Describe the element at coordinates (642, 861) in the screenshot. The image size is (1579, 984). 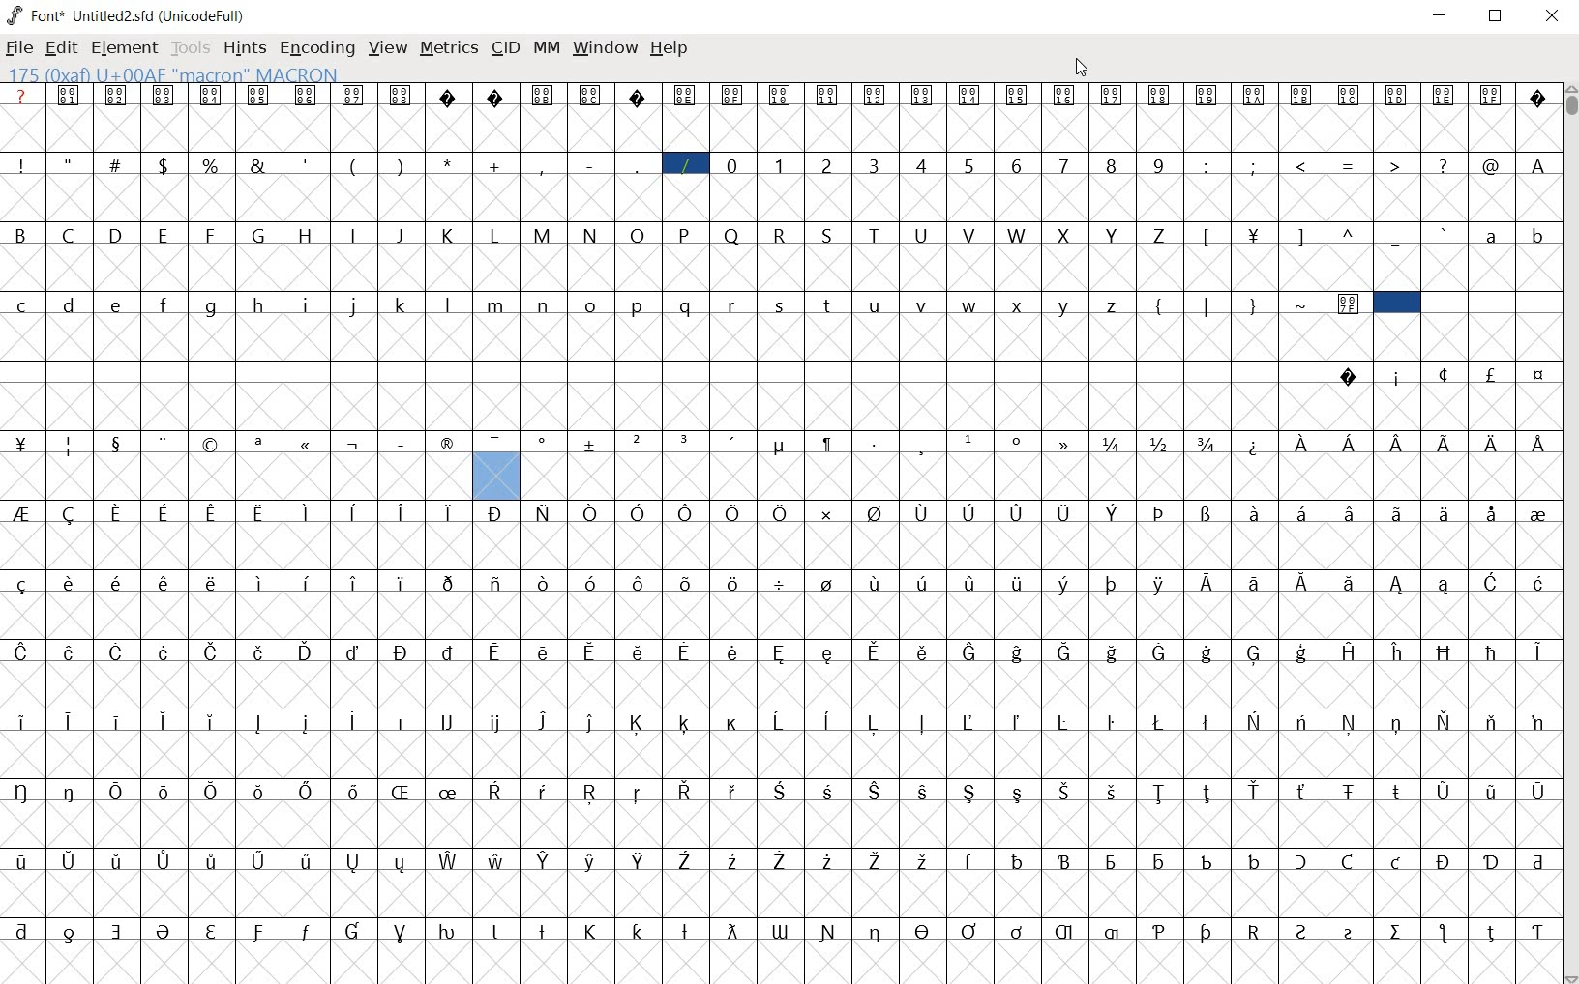
I see `Symbol` at that location.